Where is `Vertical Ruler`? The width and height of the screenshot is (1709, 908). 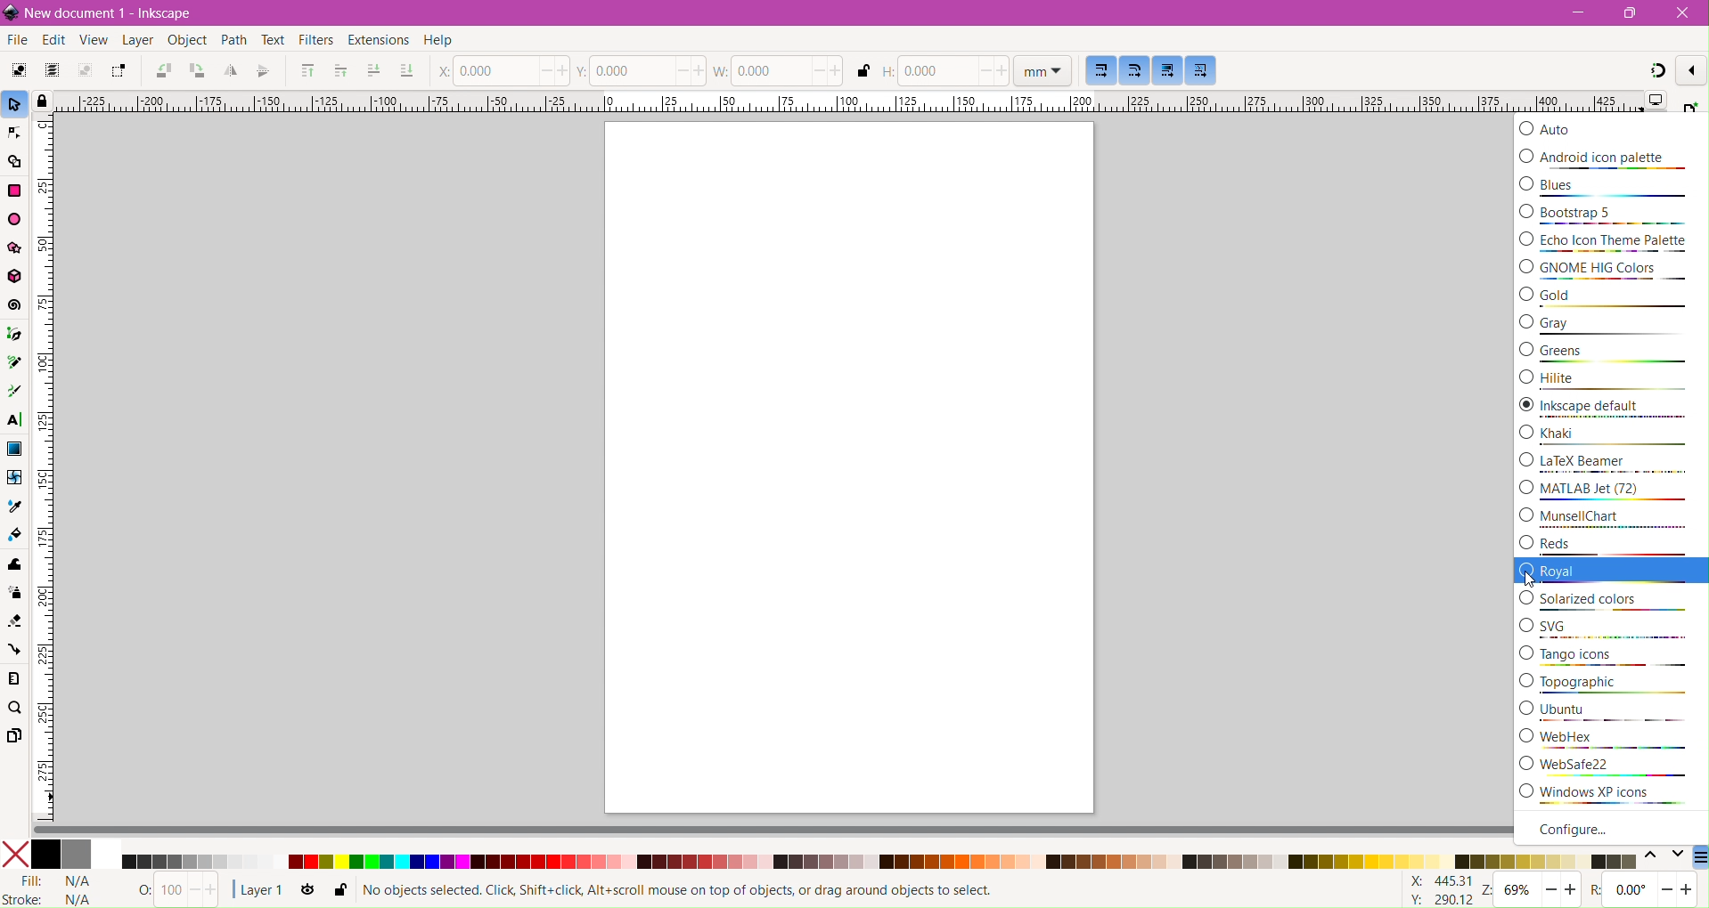 Vertical Ruler is located at coordinates (43, 468).